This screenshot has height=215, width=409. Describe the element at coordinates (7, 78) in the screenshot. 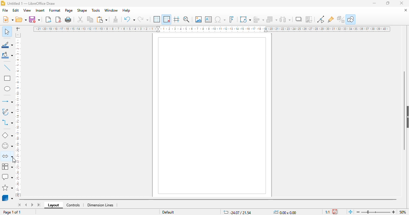

I see `rectangle` at that location.